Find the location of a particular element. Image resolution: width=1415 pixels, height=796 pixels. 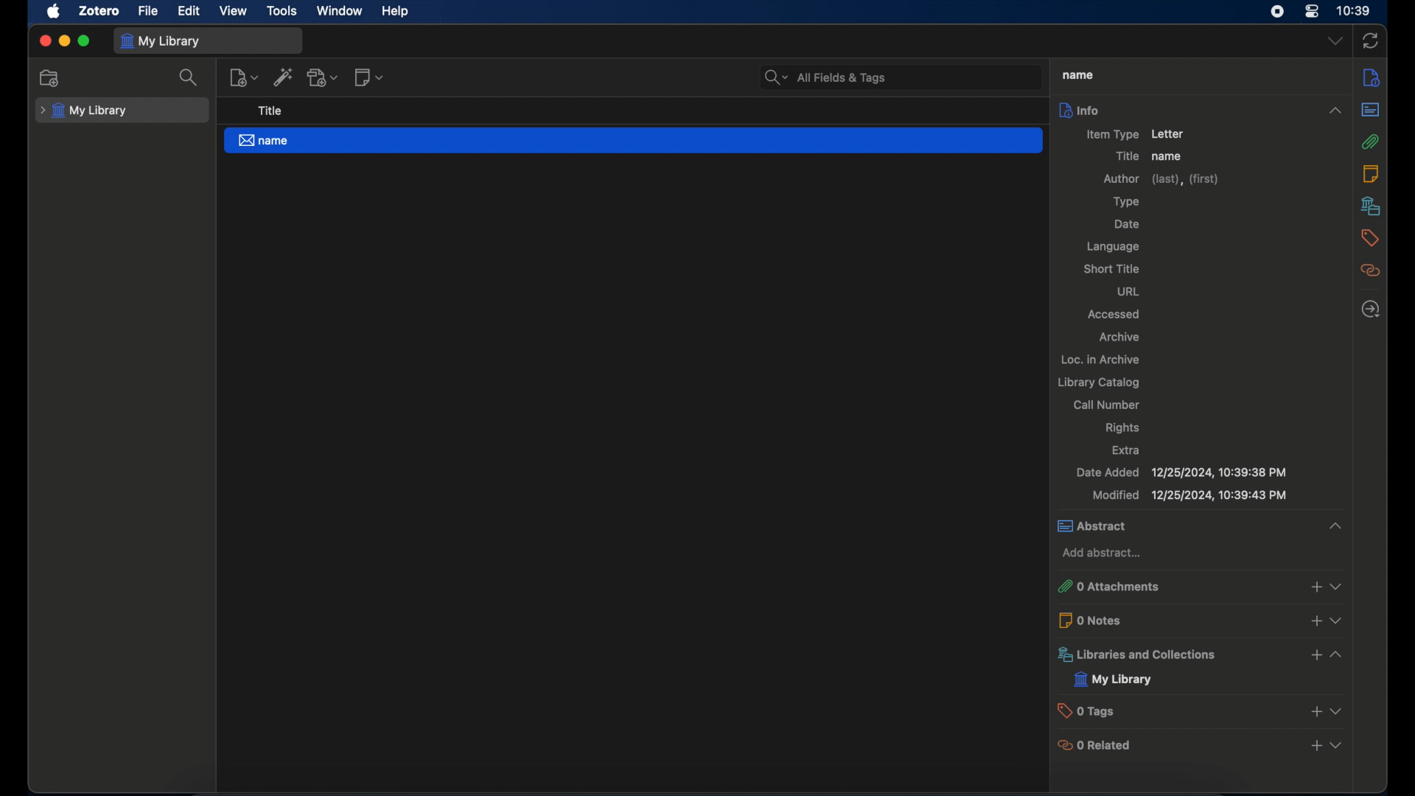

tools is located at coordinates (282, 10).